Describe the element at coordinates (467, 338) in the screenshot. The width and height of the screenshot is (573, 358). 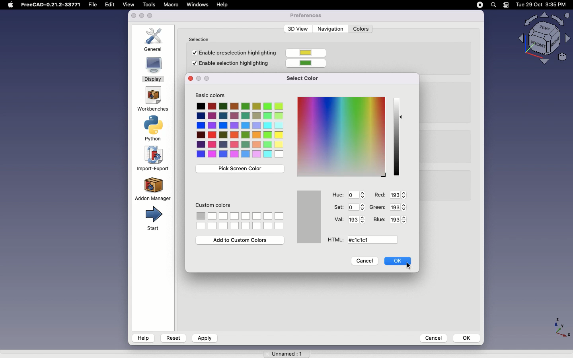
I see `OK` at that location.